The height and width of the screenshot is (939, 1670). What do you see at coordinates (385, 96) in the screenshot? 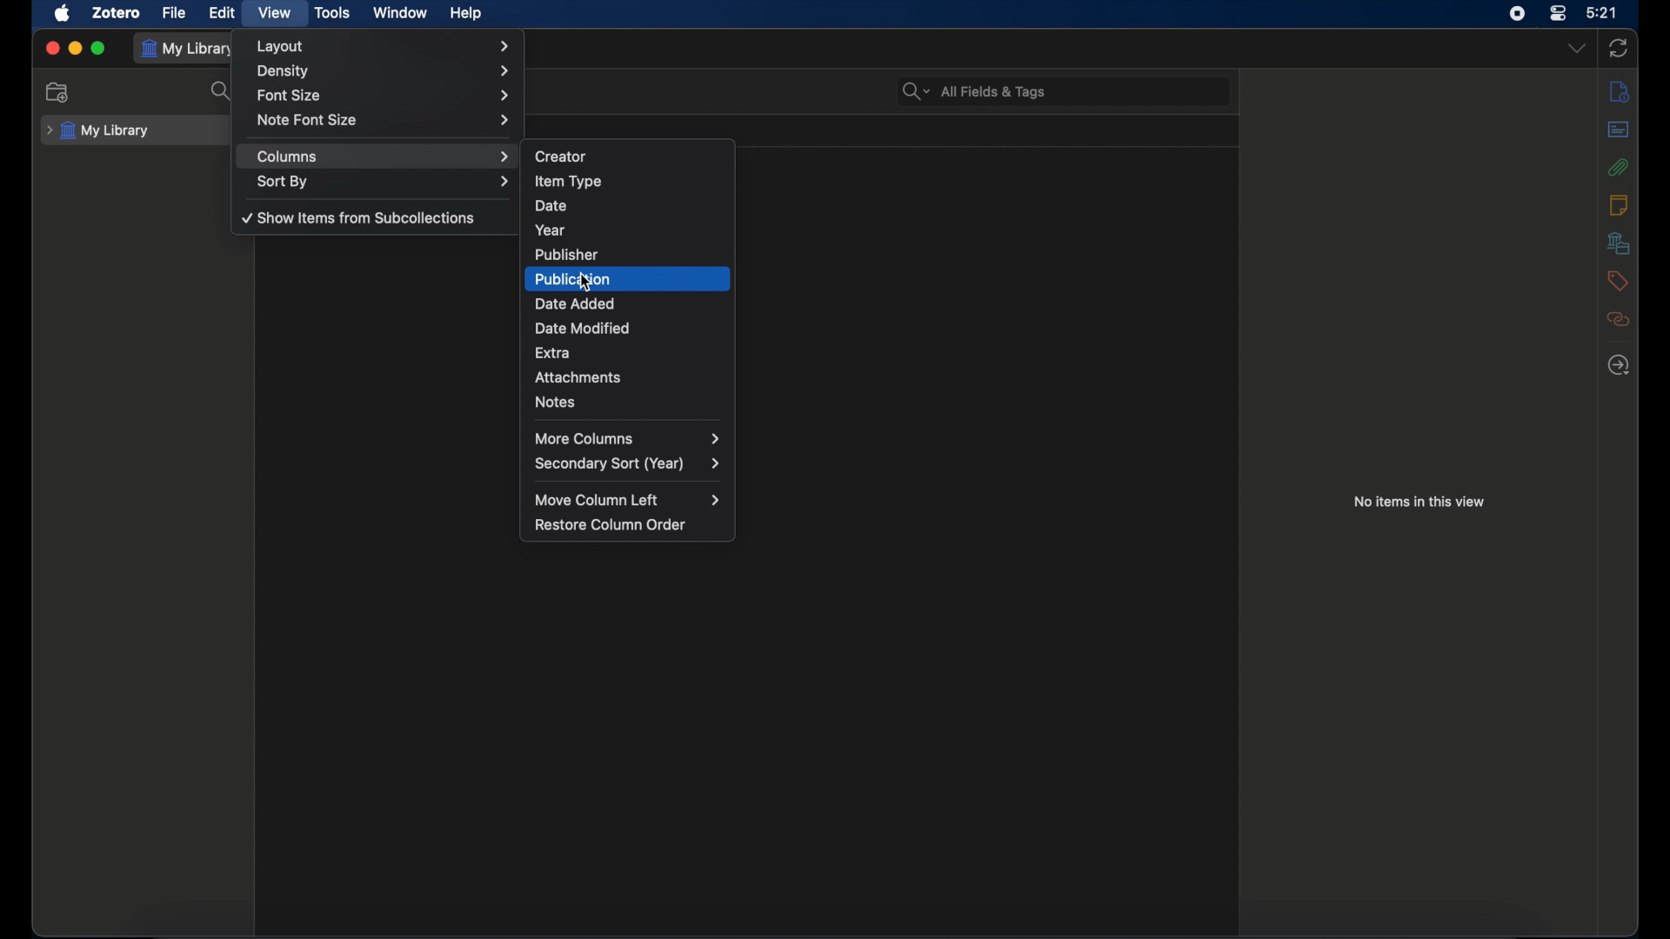
I see `font size` at bounding box center [385, 96].